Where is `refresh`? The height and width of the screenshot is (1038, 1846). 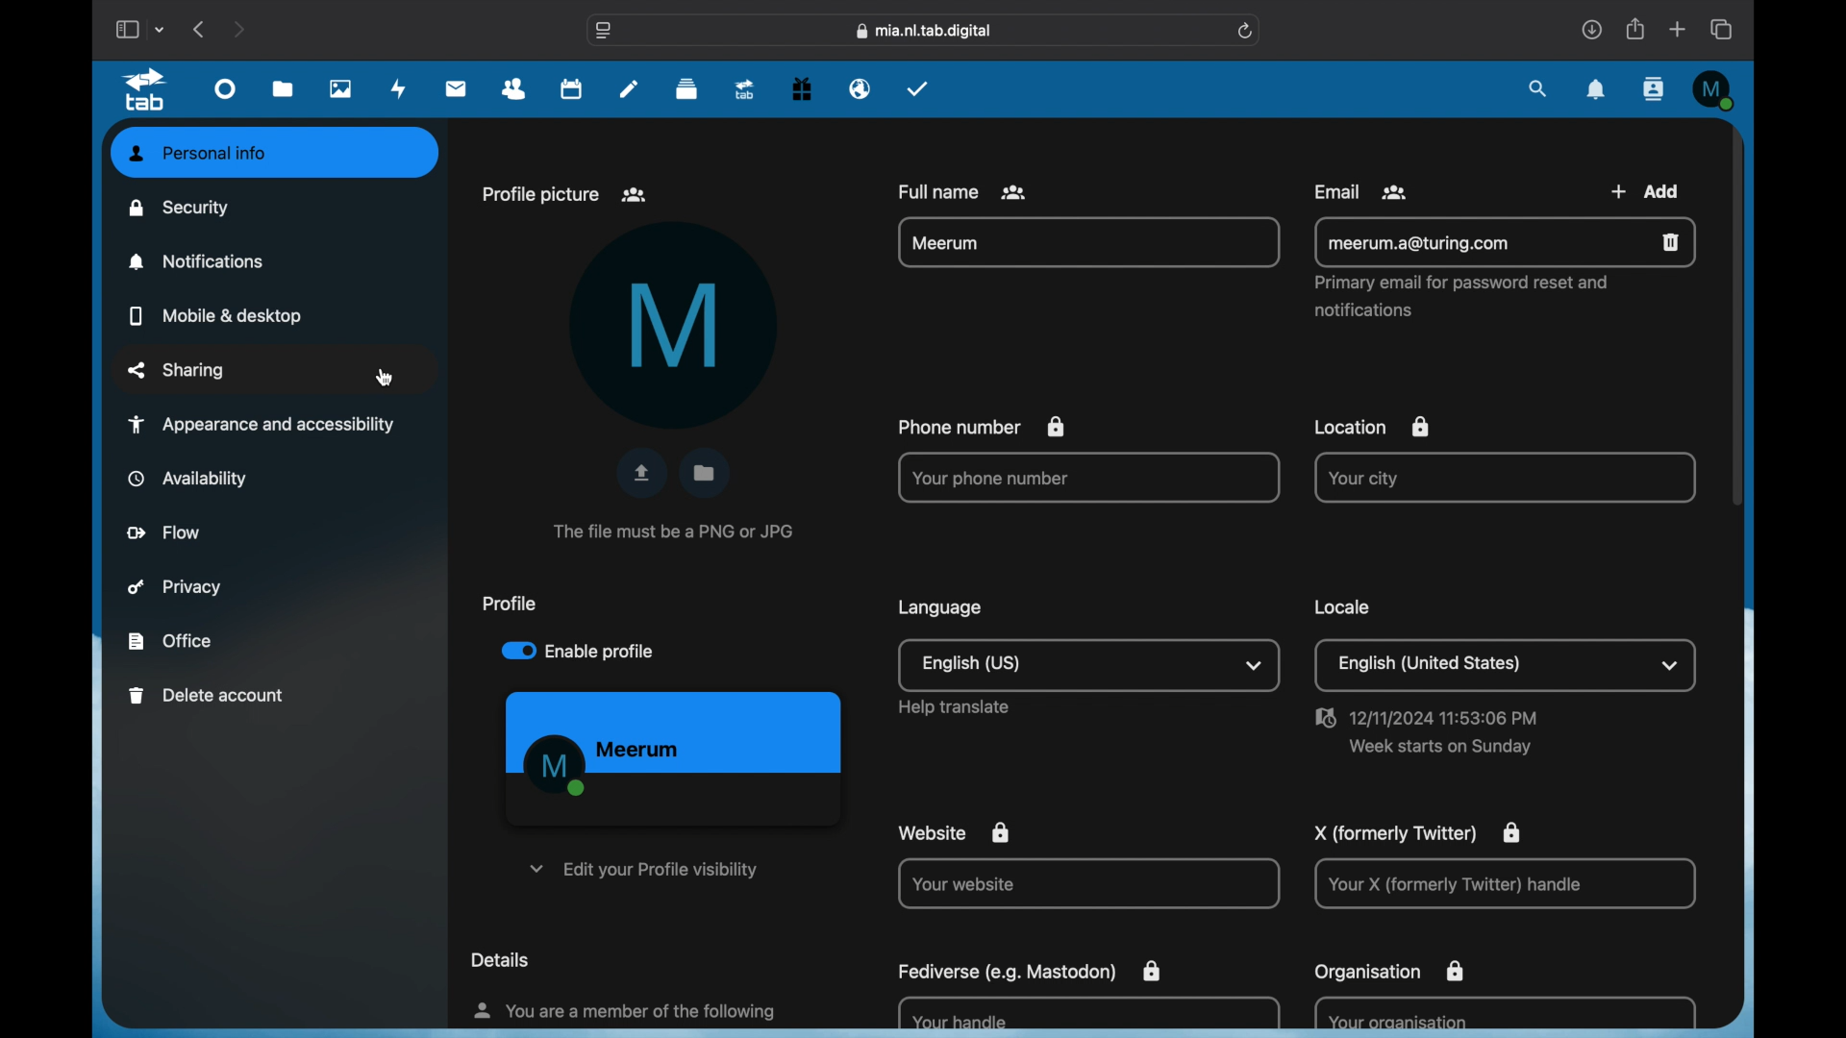
refresh is located at coordinates (1247, 31).